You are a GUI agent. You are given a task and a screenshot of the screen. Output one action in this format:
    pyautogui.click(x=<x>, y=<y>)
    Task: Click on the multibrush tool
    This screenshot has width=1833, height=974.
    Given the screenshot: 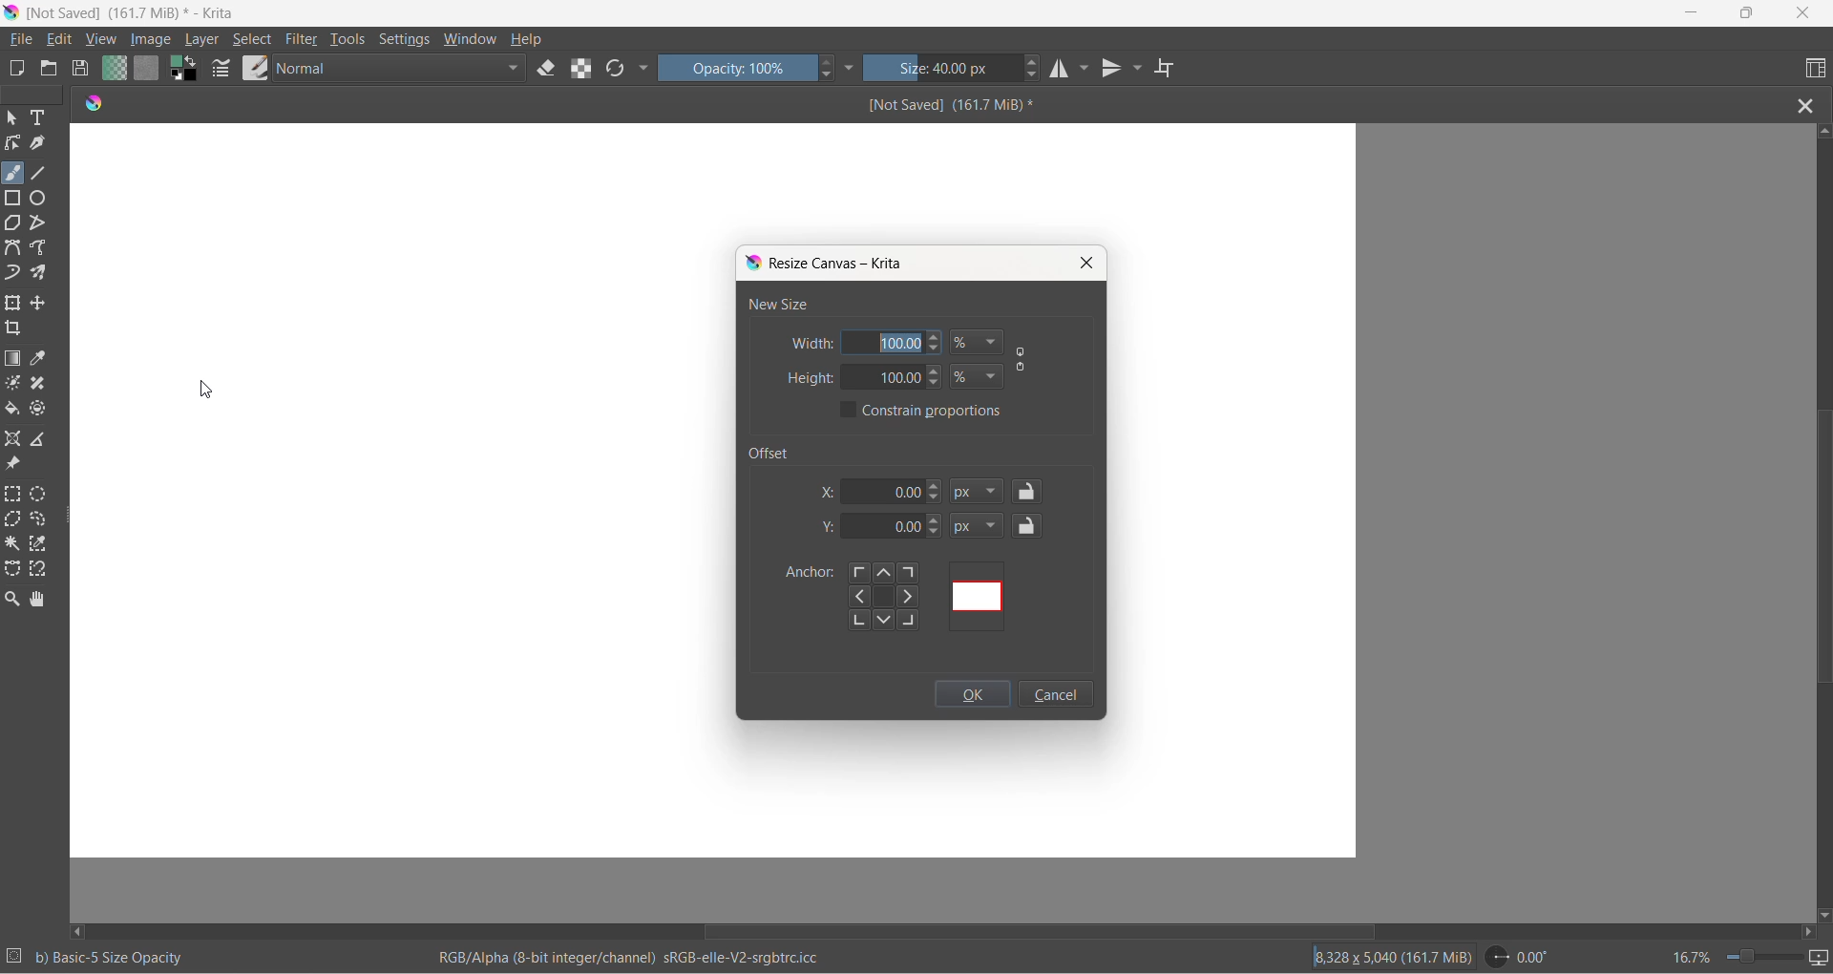 What is the action you would take?
    pyautogui.click(x=45, y=273)
    